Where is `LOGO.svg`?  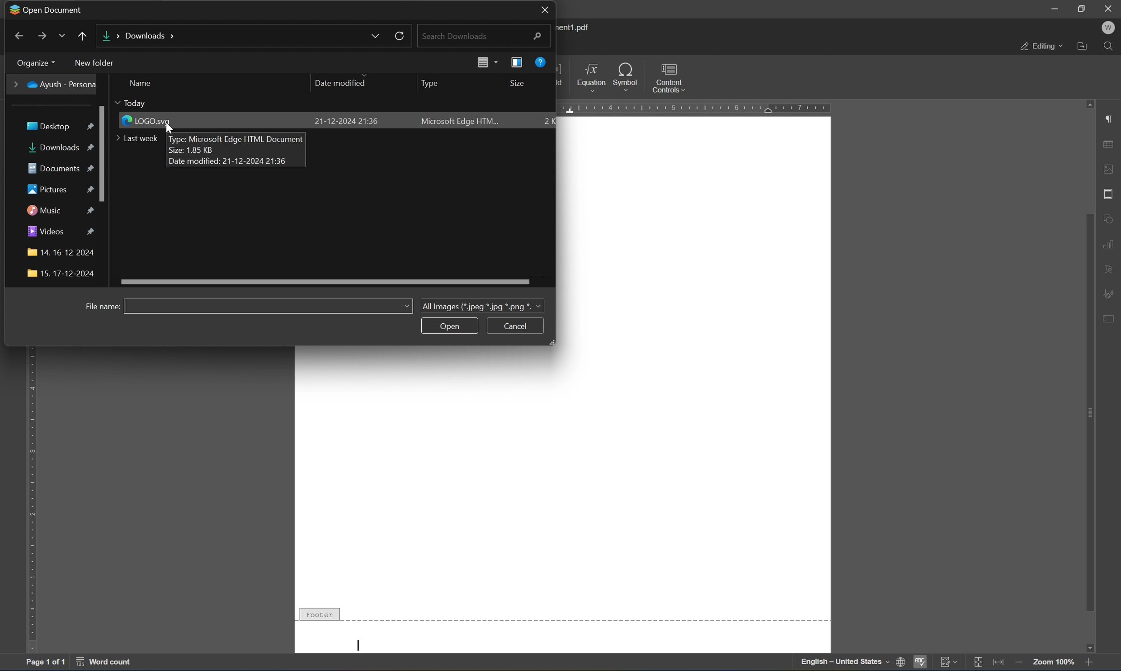 LOGO.svg is located at coordinates (153, 121).